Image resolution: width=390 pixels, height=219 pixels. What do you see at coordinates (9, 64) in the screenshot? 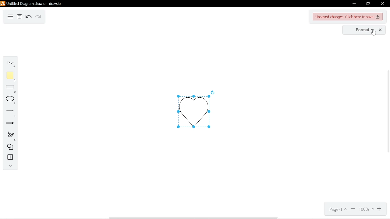
I see `text` at bounding box center [9, 64].